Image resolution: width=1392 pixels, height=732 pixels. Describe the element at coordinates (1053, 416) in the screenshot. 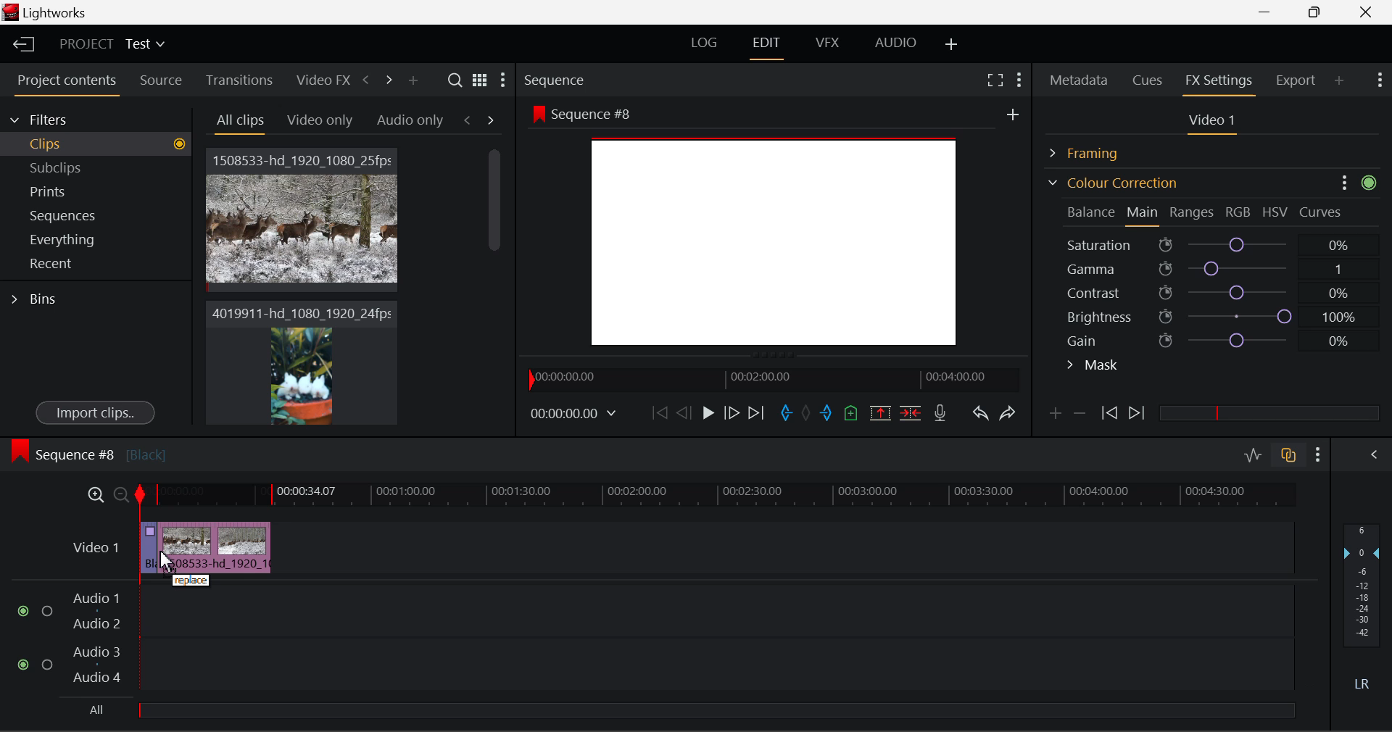

I see `Add keyframe` at that location.